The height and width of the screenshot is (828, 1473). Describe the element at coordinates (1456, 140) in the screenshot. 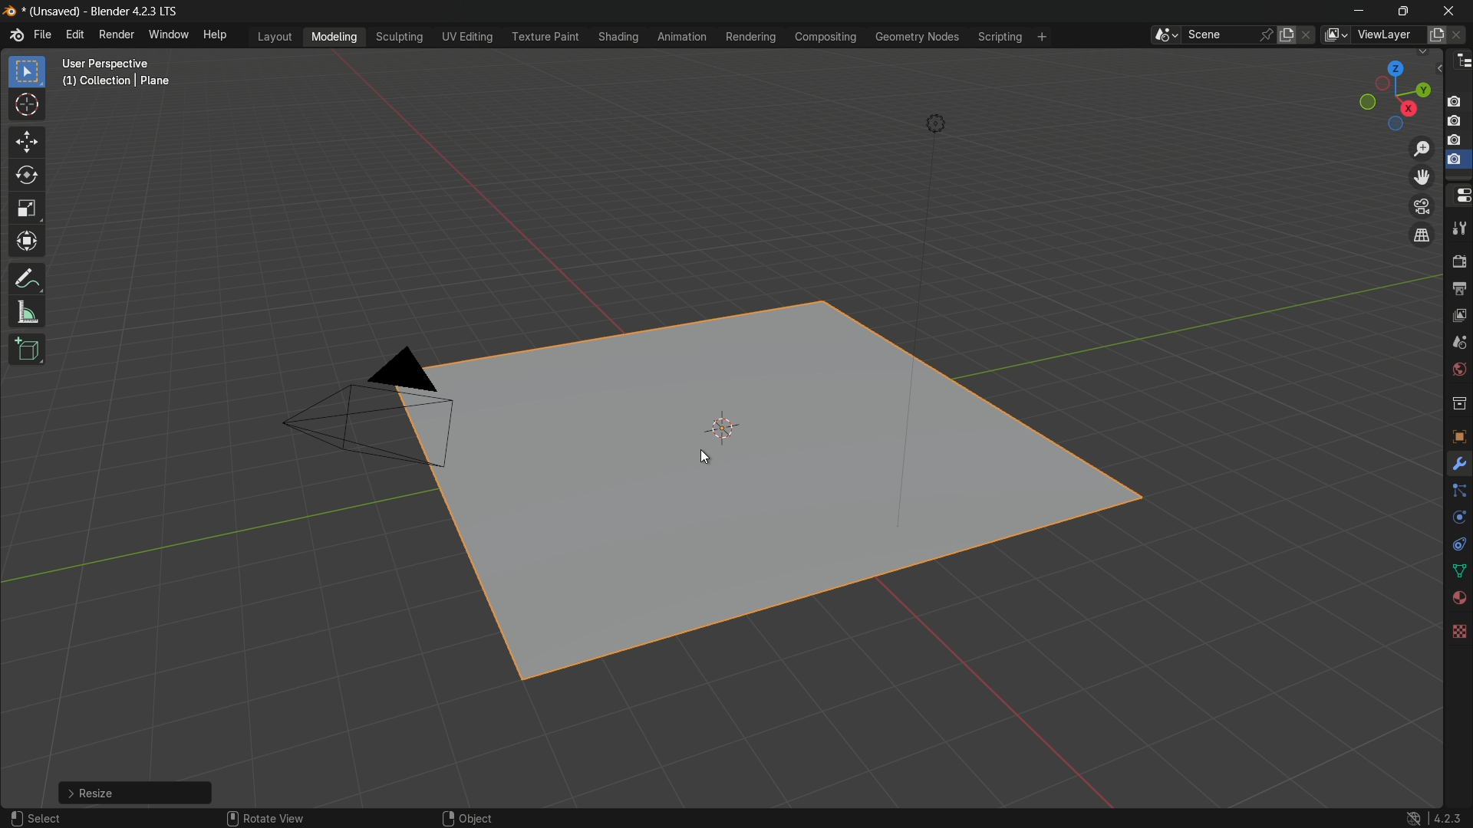

I see `capture` at that location.